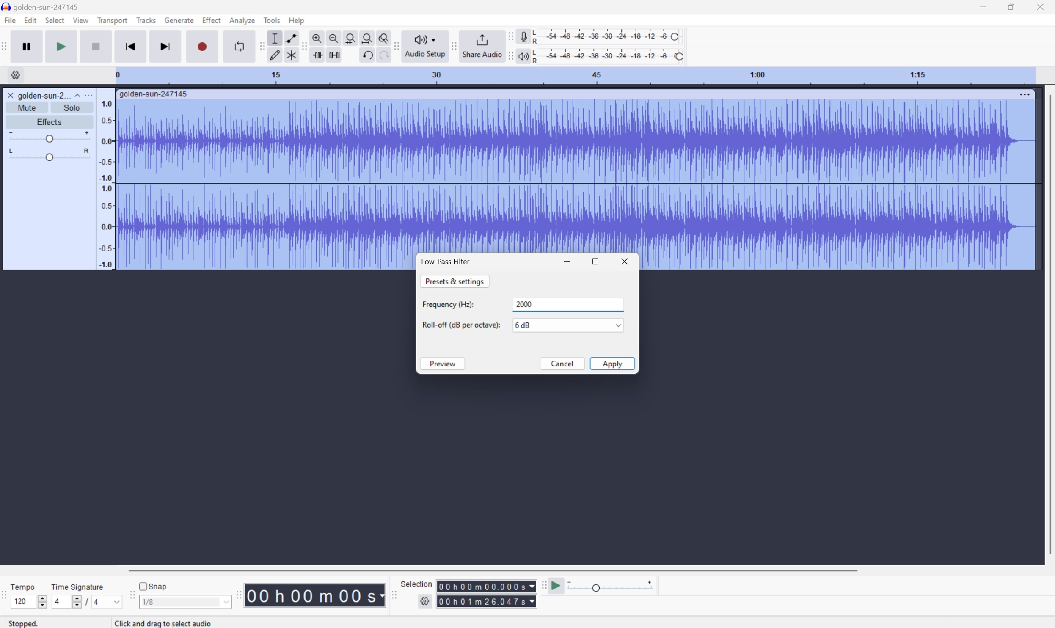  I want to click on , so click(381, 56).